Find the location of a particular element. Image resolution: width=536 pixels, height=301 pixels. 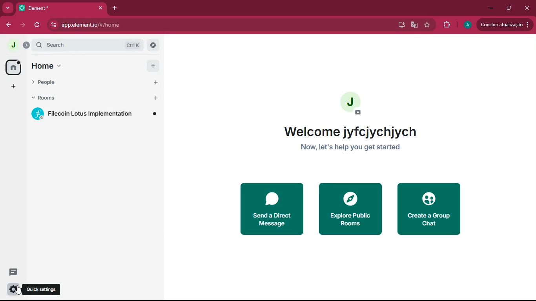

settings is located at coordinates (12, 290).